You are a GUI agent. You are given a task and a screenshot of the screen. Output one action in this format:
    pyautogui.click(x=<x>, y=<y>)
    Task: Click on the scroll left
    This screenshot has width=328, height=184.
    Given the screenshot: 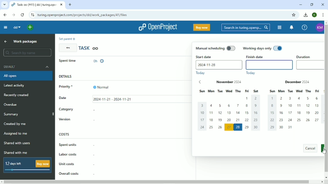 What is the action you would take?
    pyautogui.click(x=2, y=182)
    